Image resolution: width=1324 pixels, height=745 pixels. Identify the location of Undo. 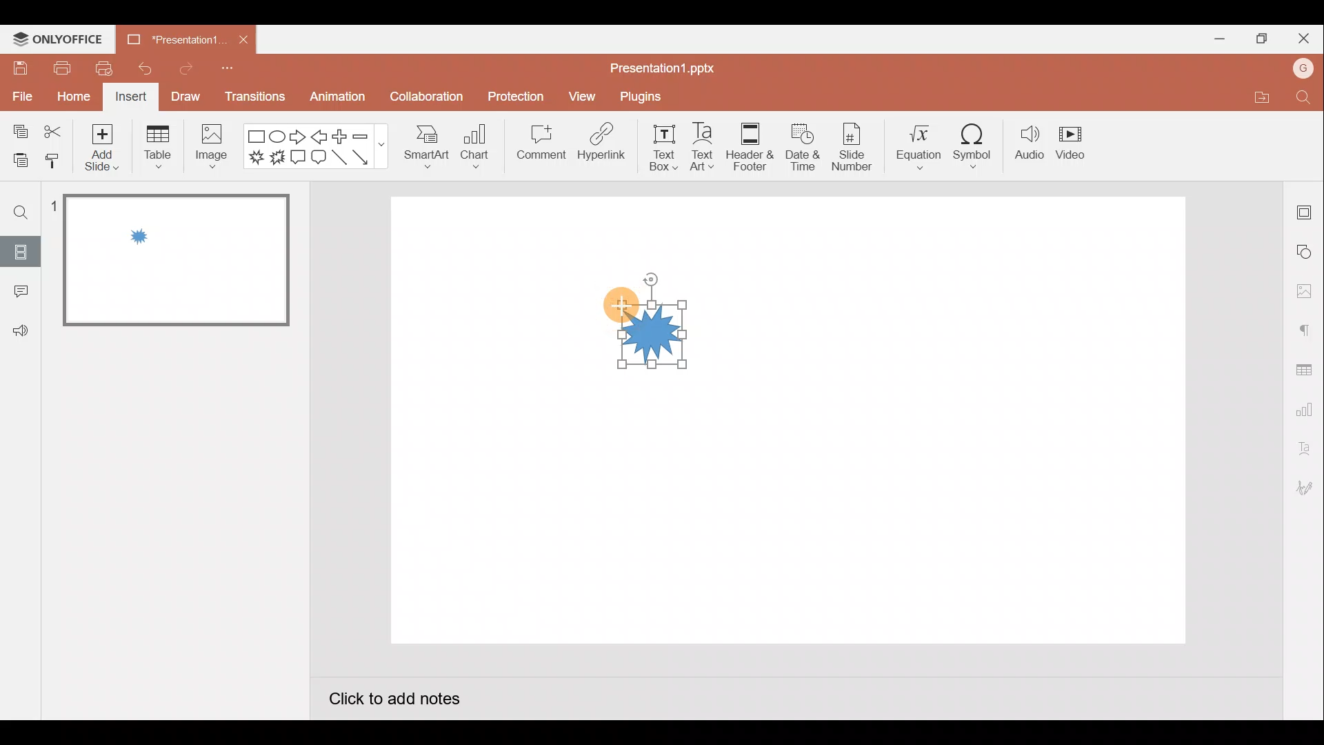
(143, 66).